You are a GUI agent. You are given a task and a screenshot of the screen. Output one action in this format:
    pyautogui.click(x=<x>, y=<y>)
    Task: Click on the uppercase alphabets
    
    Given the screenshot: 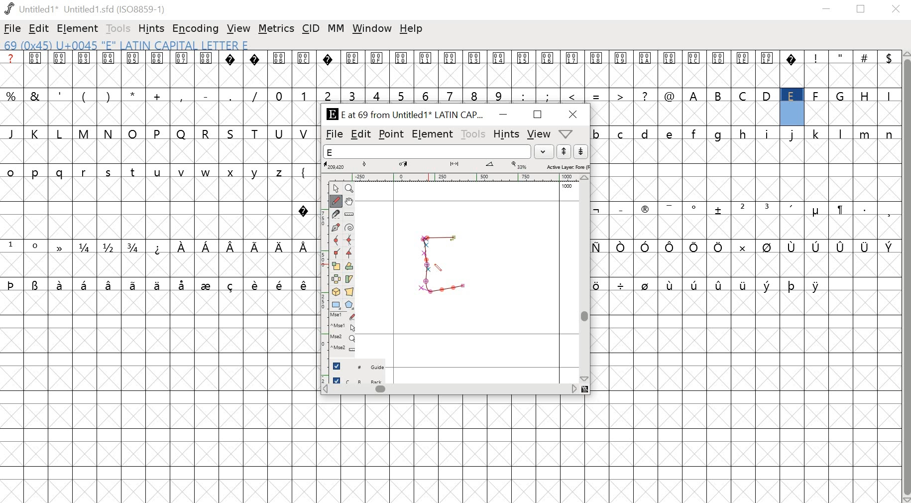 What is the action you would take?
    pyautogui.click(x=157, y=133)
    